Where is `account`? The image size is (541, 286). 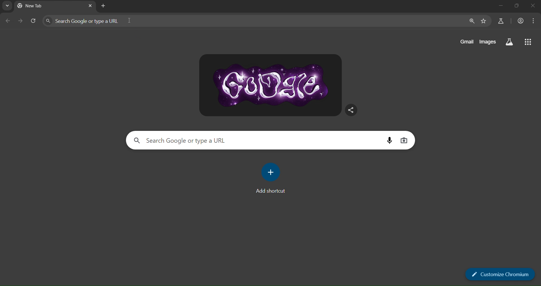
account is located at coordinates (520, 21).